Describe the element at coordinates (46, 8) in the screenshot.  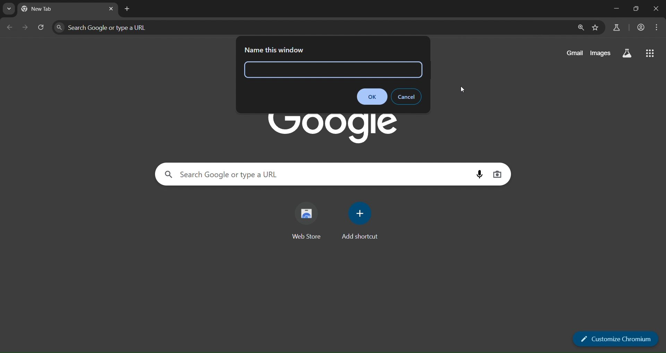
I see `new tab` at that location.